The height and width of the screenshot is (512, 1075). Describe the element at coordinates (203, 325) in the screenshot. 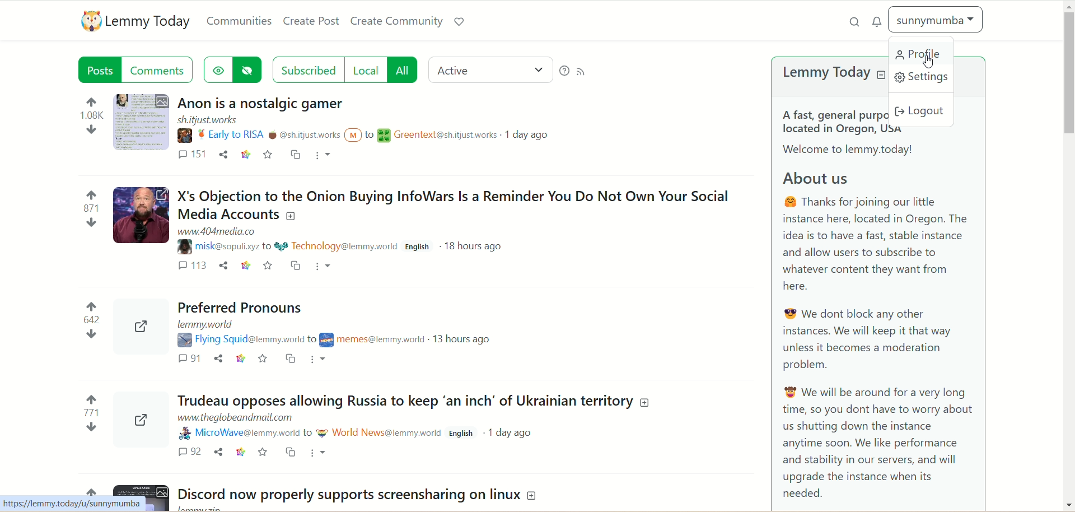

I see `URL` at that location.